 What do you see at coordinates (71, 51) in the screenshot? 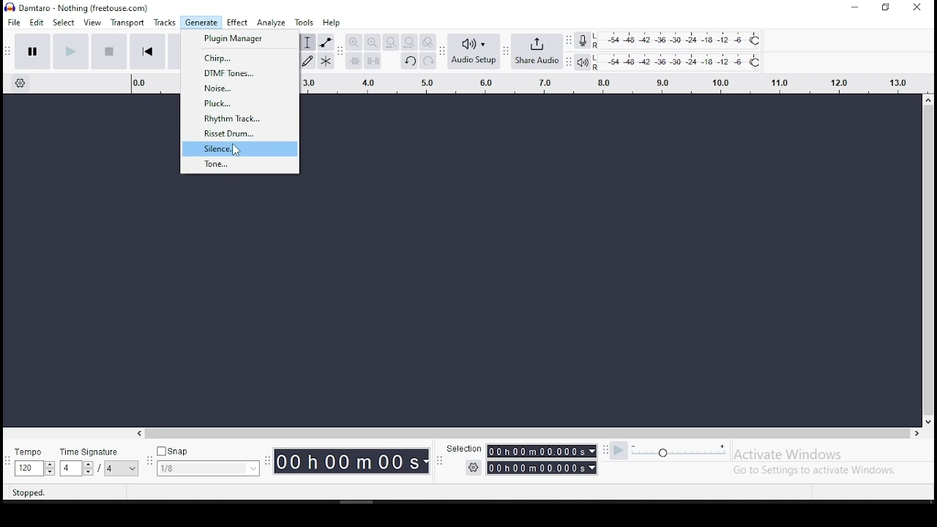
I see `play` at bounding box center [71, 51].